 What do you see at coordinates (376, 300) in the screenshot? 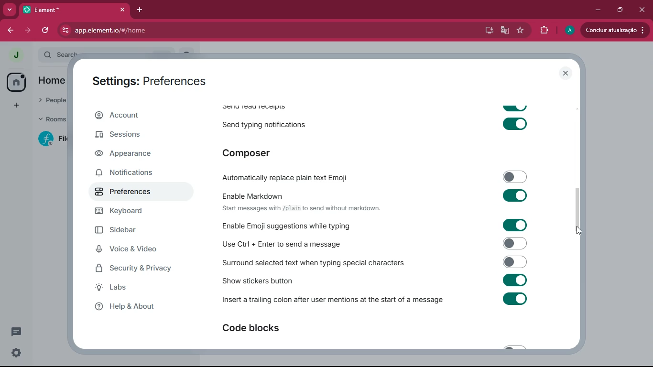
I see `insert trailing` at bounding box center [376, 300].